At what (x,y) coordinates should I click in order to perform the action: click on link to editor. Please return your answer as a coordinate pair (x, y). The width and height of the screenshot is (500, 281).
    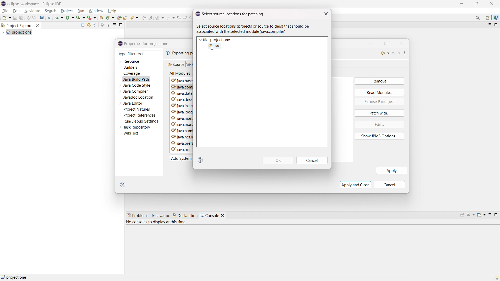
    Looking at the image, I should click on (88, 25).